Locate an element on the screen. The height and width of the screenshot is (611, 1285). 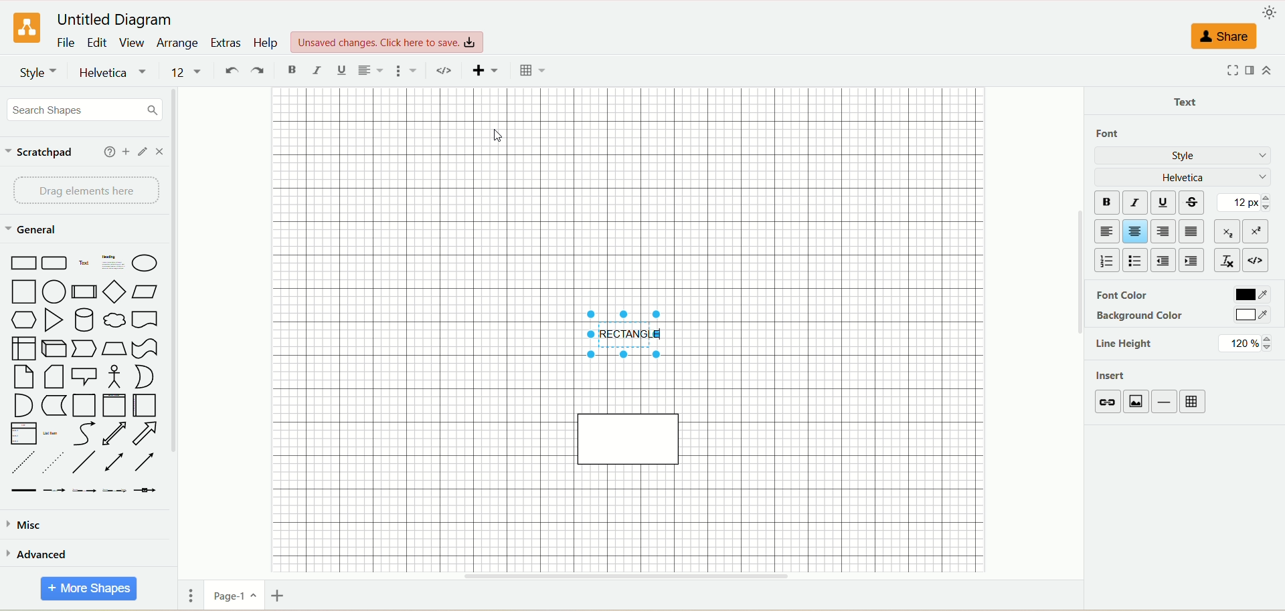
size is located at coordinates (1246, 201).